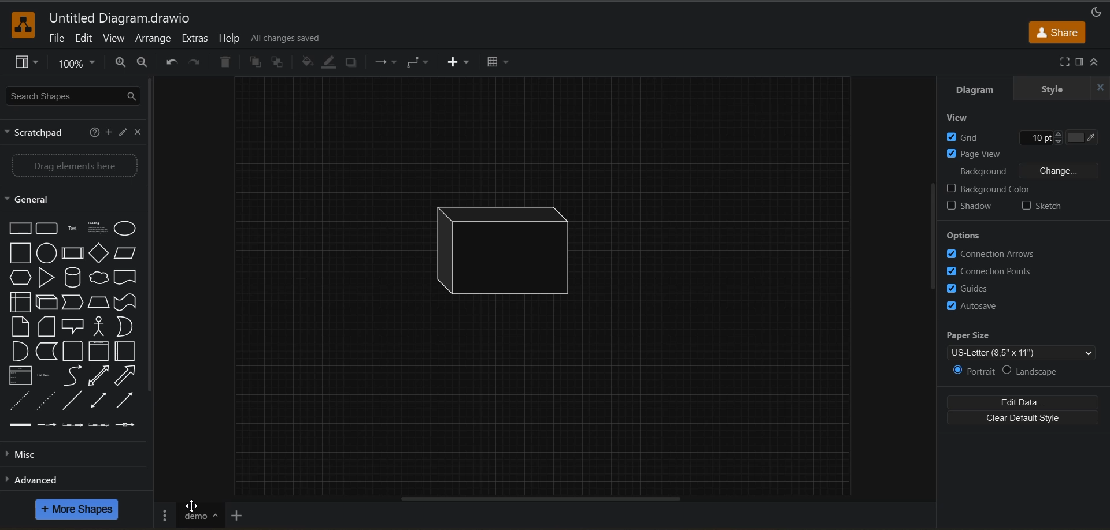 The image size is (1110, 530). What do you see at coordinates (970, 137) in the screenshot?
I see `grid` at bounding box center [970, 137].